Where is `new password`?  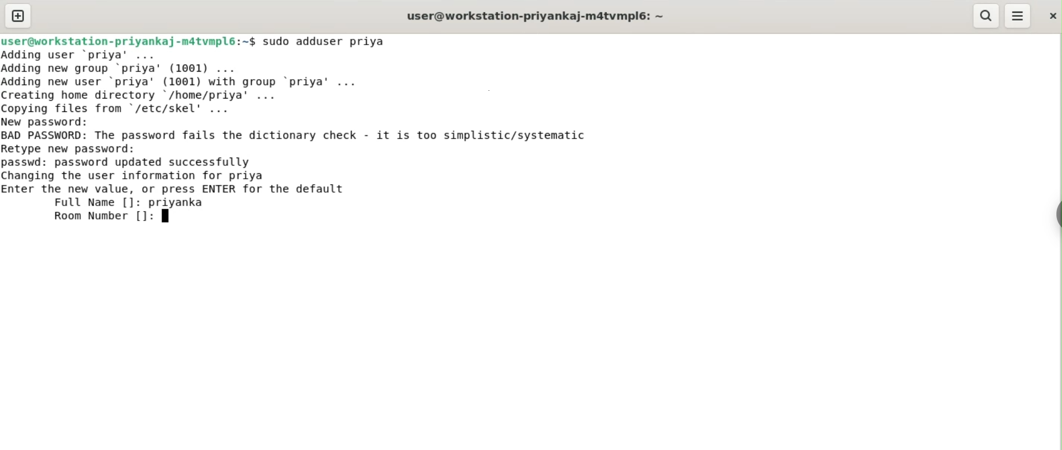 new password is located at coordinates (53, 121).